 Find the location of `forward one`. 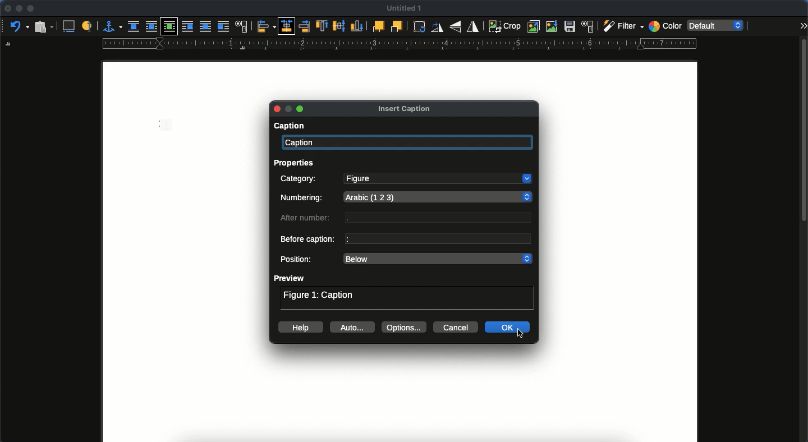

forward one is located at coordinates (378, 27).